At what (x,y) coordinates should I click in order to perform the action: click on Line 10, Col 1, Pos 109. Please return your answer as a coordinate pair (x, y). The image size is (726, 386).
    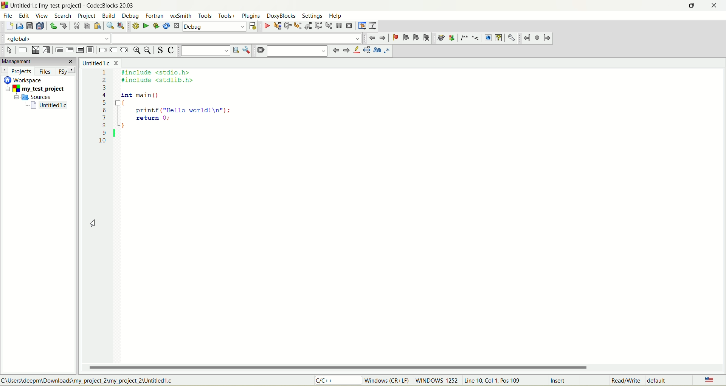
    Looking at the image, I should click on (493, 381).